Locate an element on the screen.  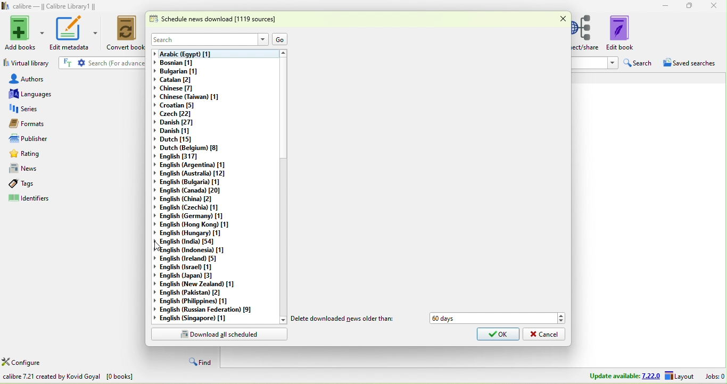
add books is located at coordinates (20, 34).